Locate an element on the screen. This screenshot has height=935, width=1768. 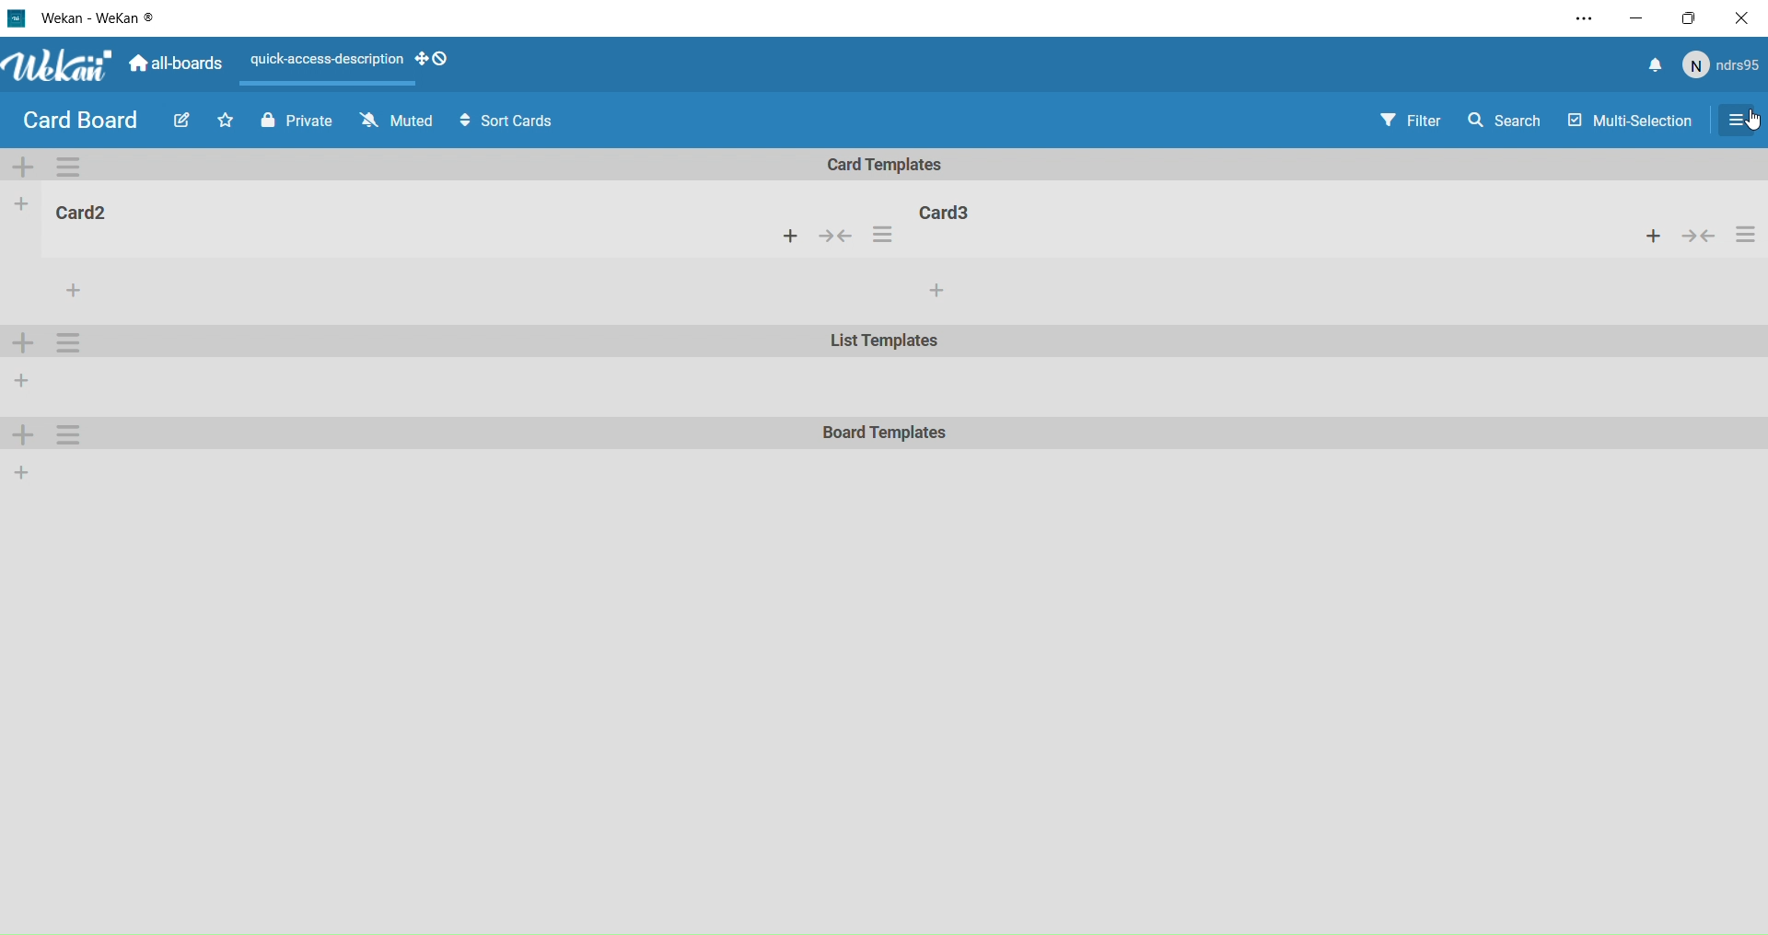
quick access description is located at coordinates (321, 63).